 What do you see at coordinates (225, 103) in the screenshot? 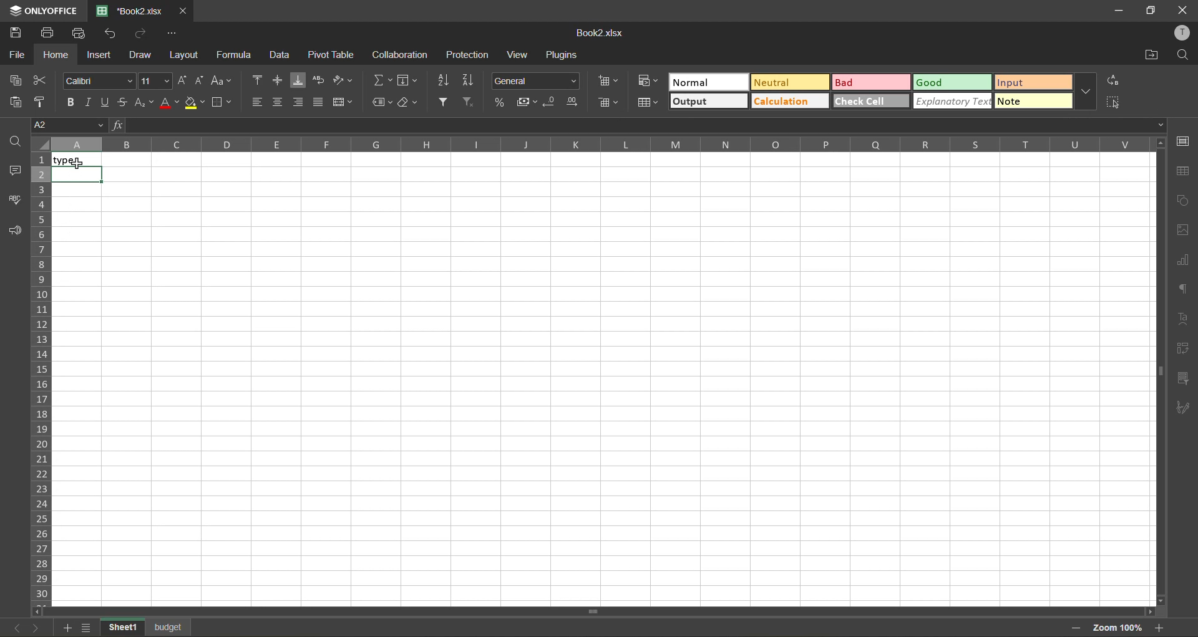
I see `borders` at bounding box center [225, 103].